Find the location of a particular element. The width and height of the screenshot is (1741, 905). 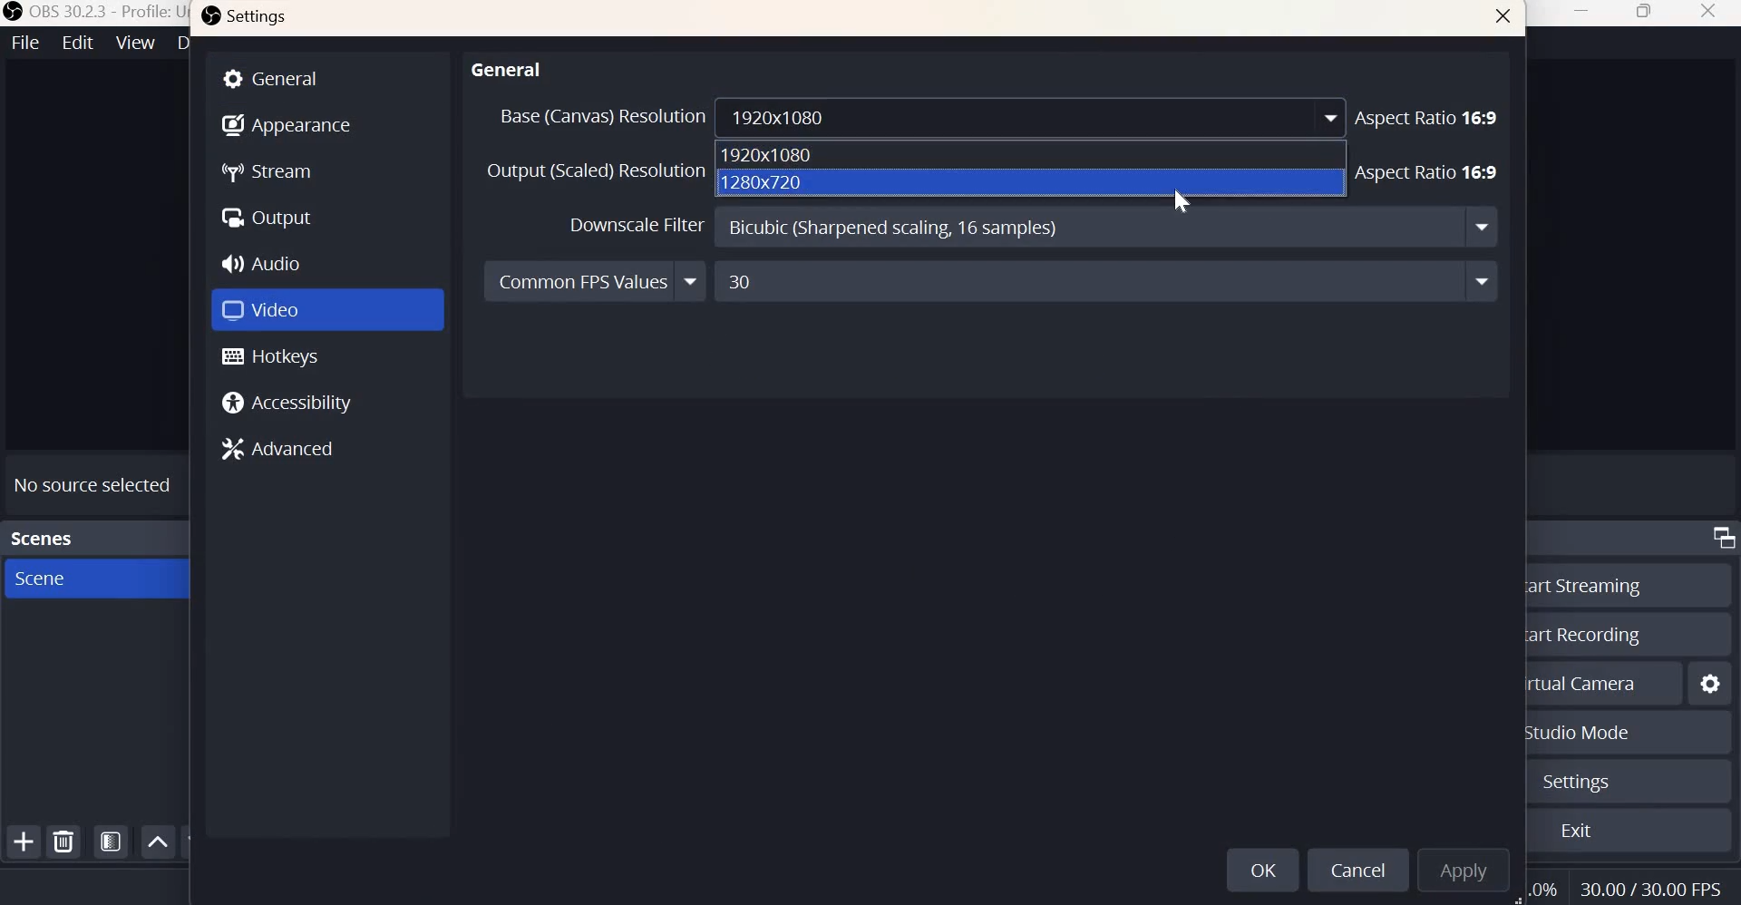

Downscale Filter is located at coordinates (637, 226).